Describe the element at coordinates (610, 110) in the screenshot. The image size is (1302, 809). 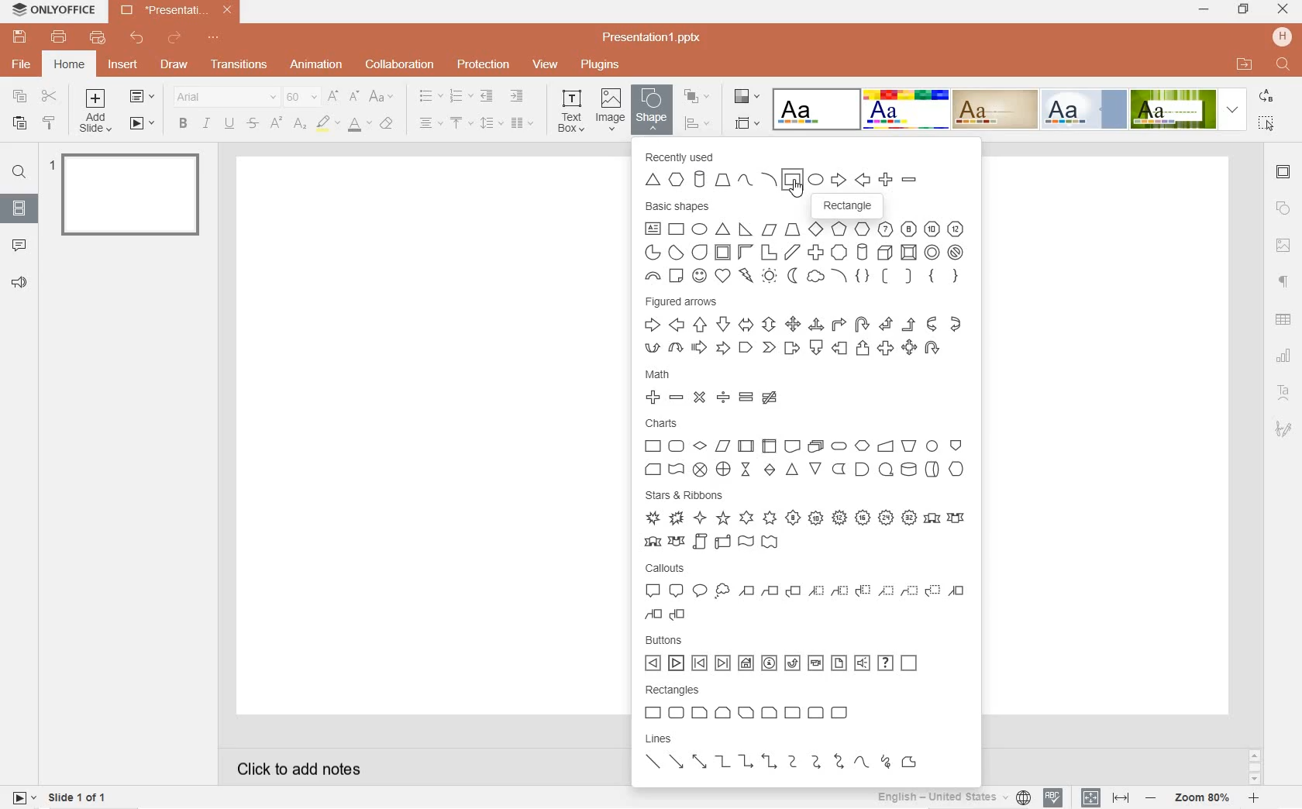
I see `image` at that location.